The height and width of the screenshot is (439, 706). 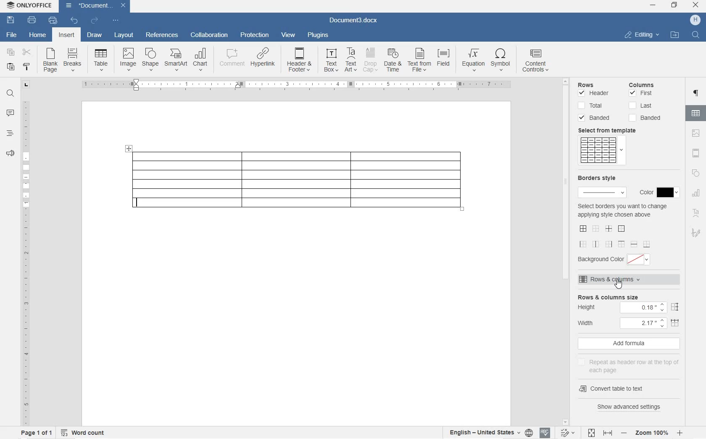 What do you see at coordinates (74, 60) in the screenshot?
I see `BREAKS` at bounding box center [74, 60].